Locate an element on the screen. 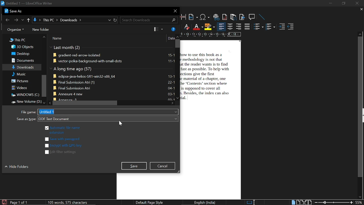  move up is located at coordinates (177, 37).